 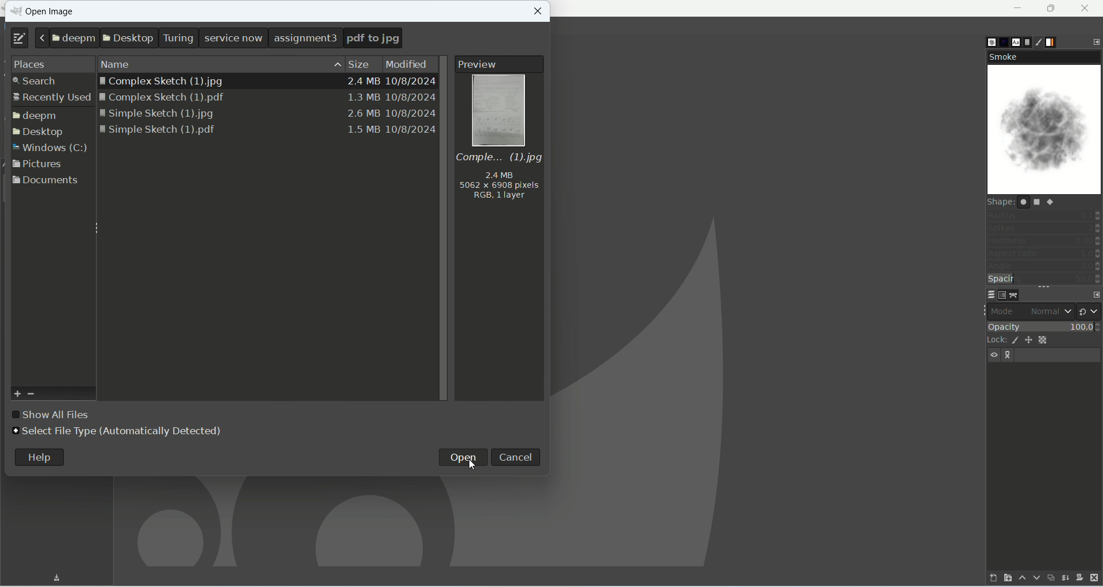 What do you see at coordinates (1011, 356) in the screenshot?
I see `layer linking` at bounding box center [1011, 356].